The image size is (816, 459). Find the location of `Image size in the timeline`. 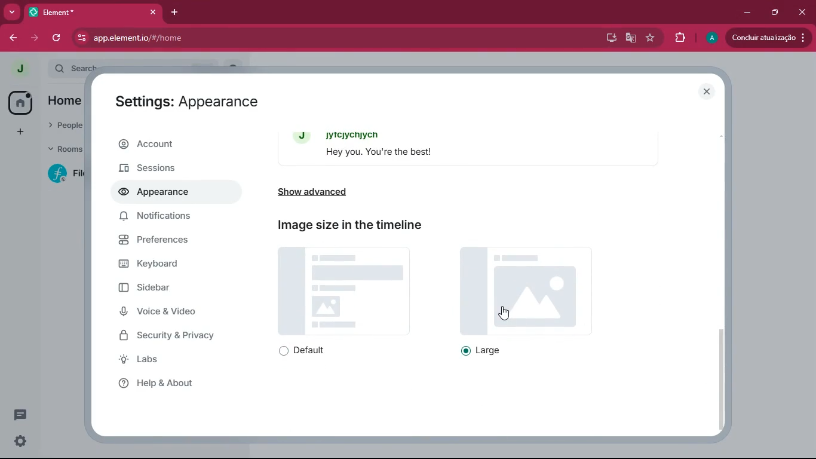

Image size in the timeline is located at coordinates (351, 225).